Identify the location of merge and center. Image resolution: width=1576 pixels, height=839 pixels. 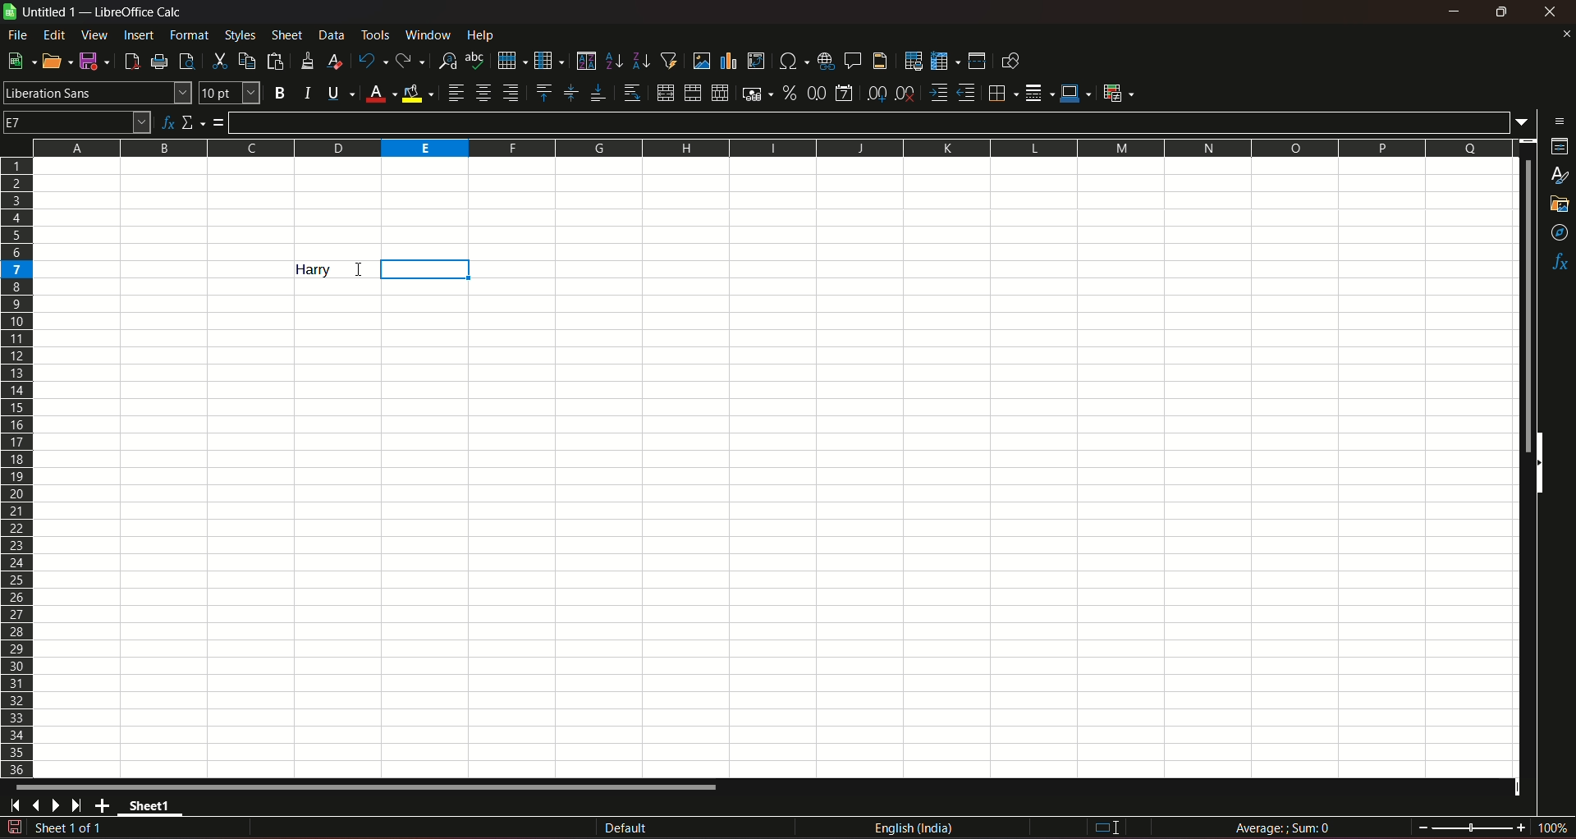
(664, 93).